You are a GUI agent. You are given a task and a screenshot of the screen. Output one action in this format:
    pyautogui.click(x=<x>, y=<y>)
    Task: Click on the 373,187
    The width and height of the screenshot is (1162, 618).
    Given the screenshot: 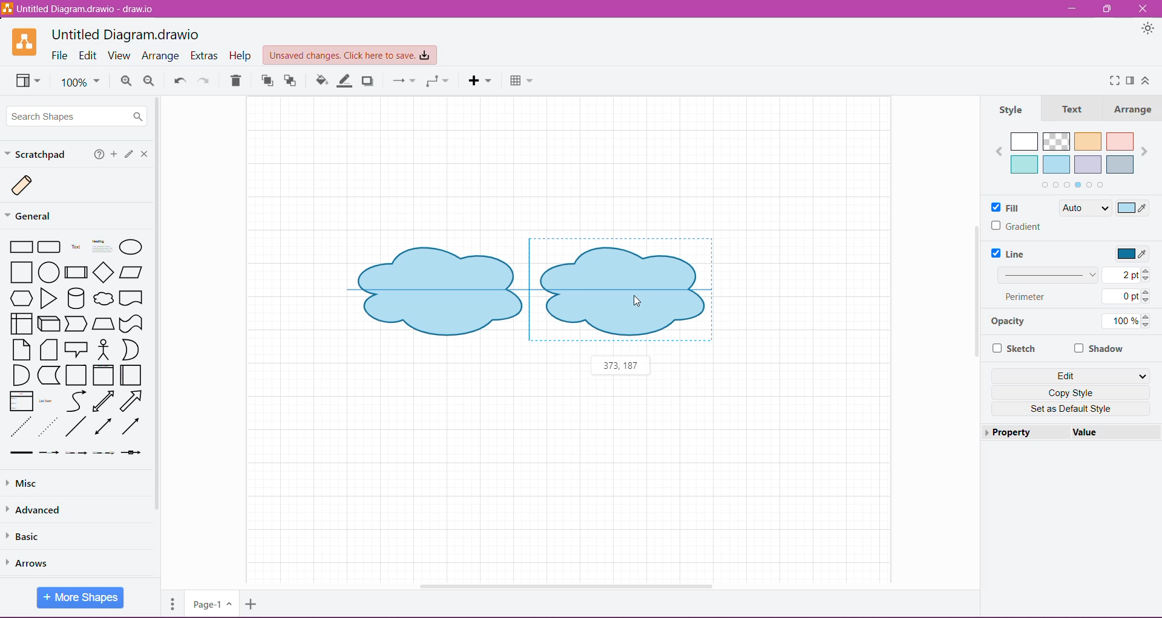 What is the action you would take?
    pyautogui.click(x=621, y=366)
    